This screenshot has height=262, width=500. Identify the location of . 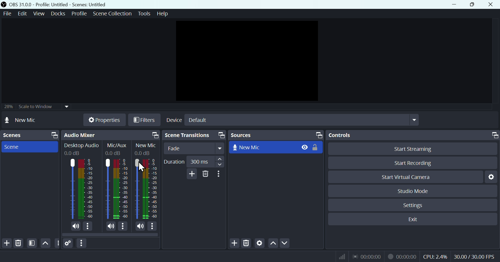
(57, 243).